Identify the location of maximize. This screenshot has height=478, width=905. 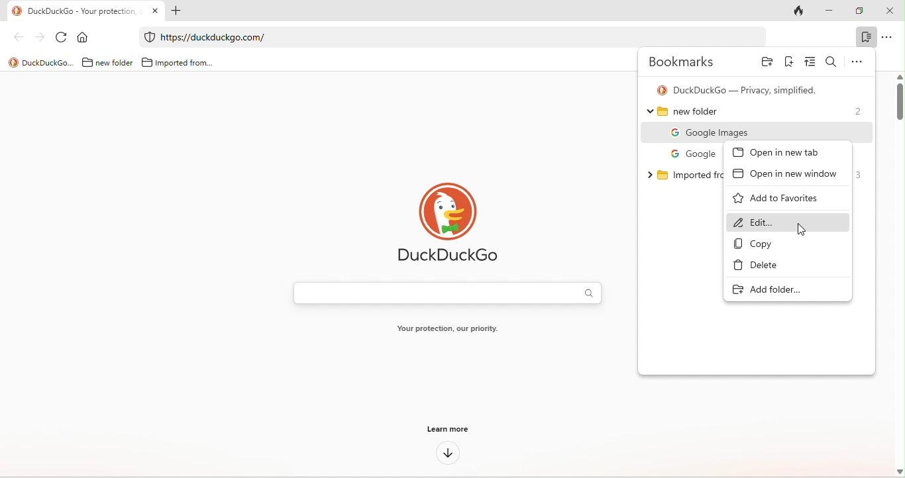
(862, 11).